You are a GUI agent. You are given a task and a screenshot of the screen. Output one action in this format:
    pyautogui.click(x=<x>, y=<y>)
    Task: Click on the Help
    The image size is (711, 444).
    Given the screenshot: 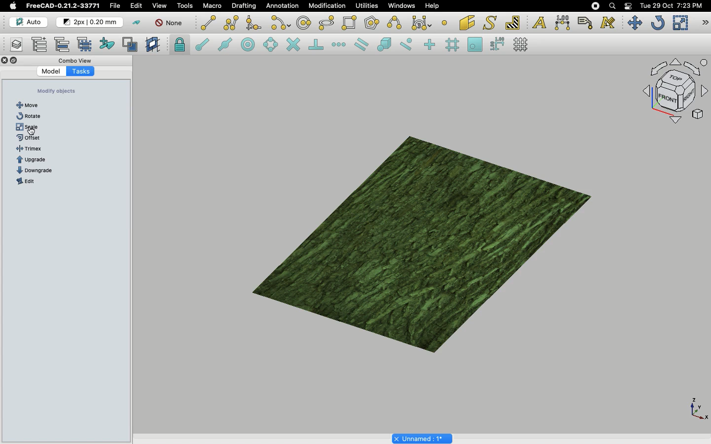 What is the action you would take?
    pyautogui.click(x=433, y=5)
    